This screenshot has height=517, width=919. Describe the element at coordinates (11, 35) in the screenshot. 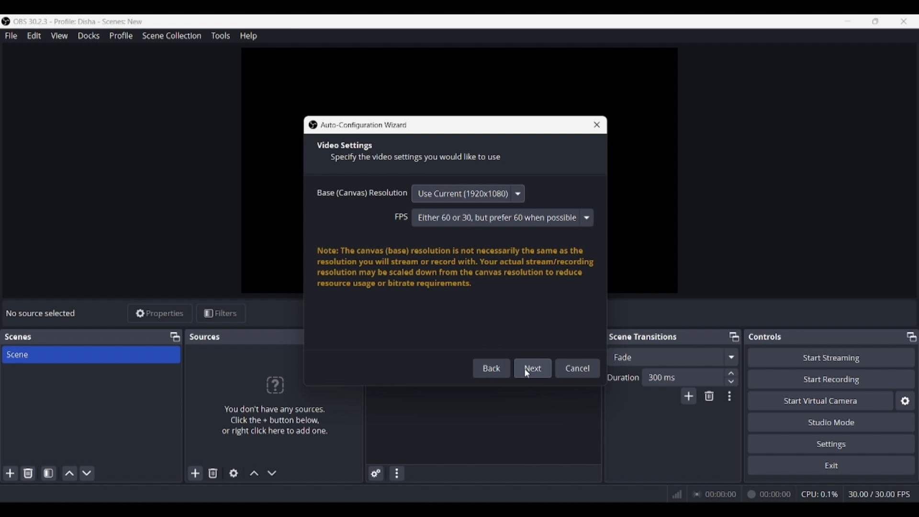

I see `File menu` at that location.